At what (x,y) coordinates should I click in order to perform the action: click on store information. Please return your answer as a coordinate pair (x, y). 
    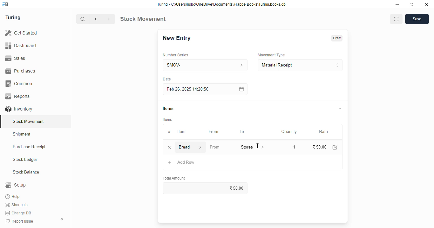
    Looking at the image, I should click on (263, 147).